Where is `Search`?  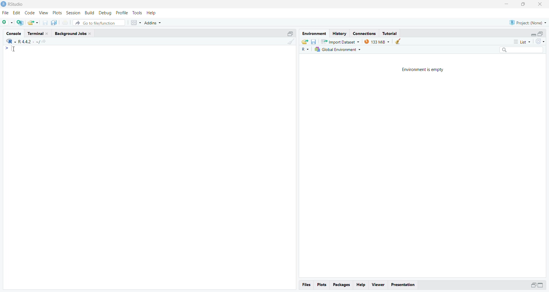 Search is located at coordinates (521, 50).